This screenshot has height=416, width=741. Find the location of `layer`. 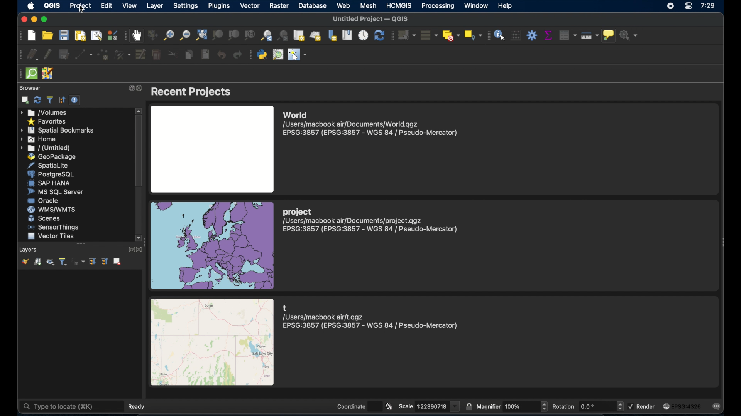

layer is located at coordinates (154, 6).